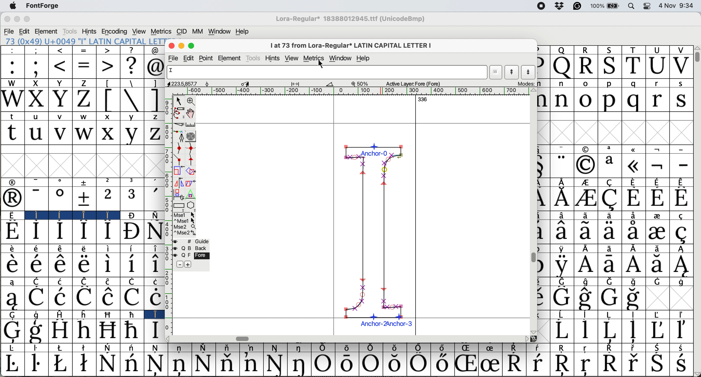  What do you see at coordinates (60, 133) in the screenshot?
I see `v` at bounding box center [60, 133].